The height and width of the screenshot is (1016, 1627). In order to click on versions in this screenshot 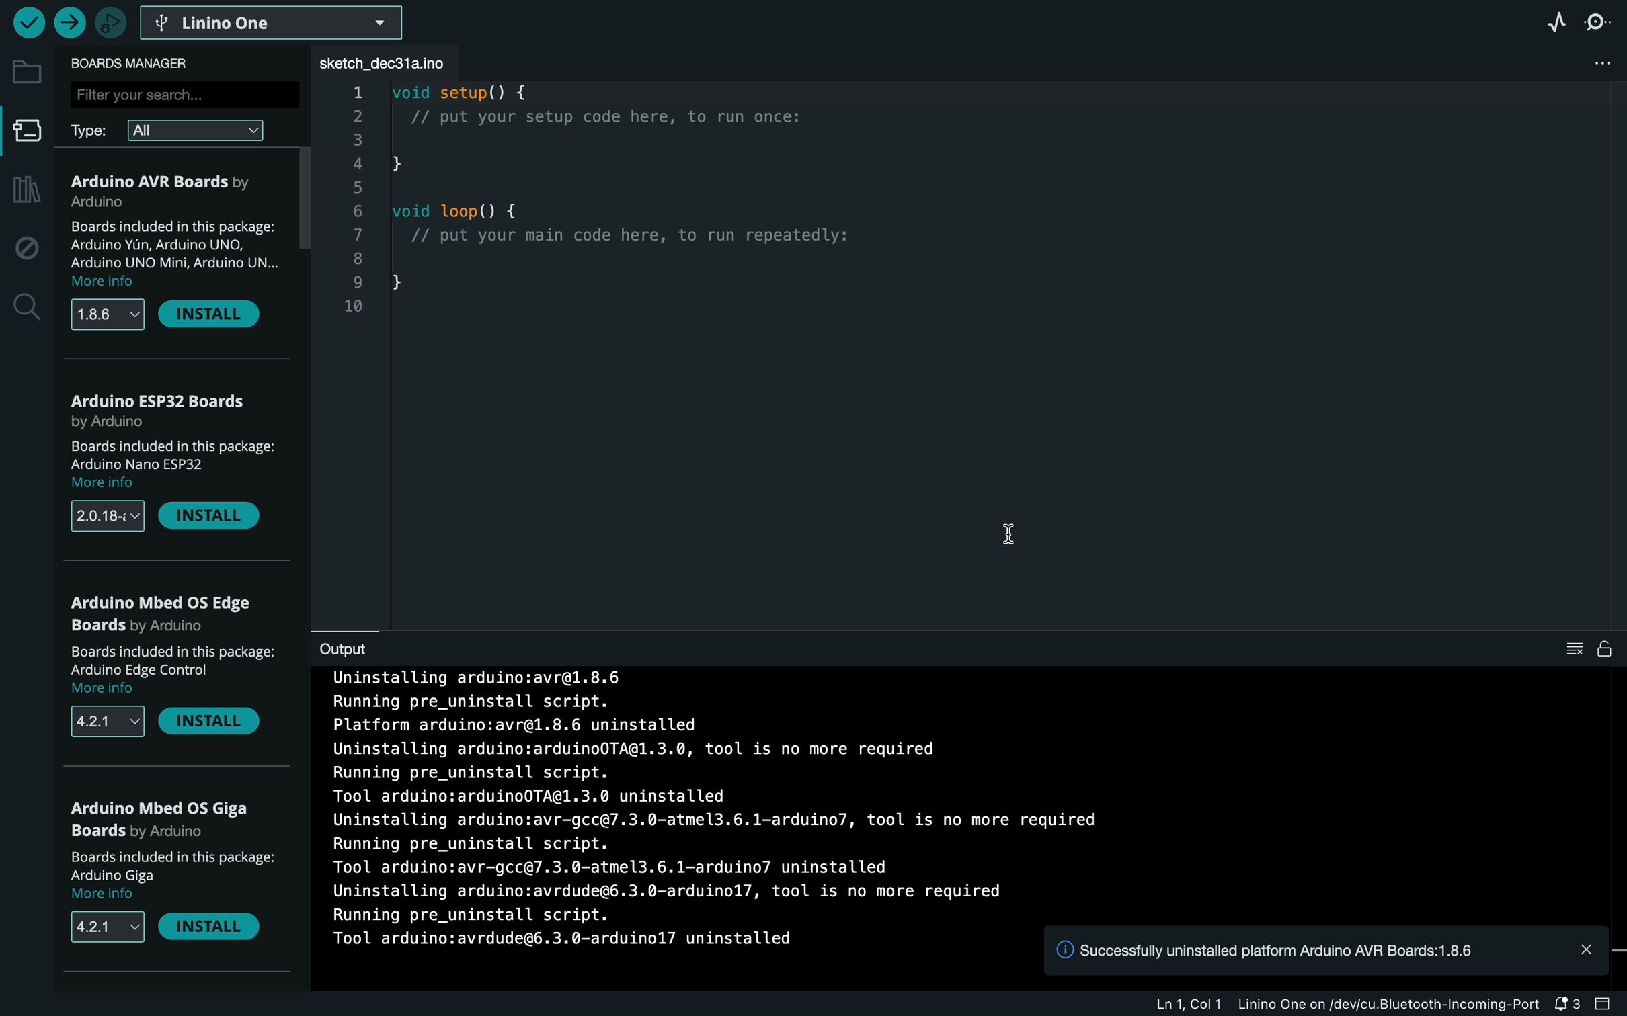, I will do `click(107, 516)`.